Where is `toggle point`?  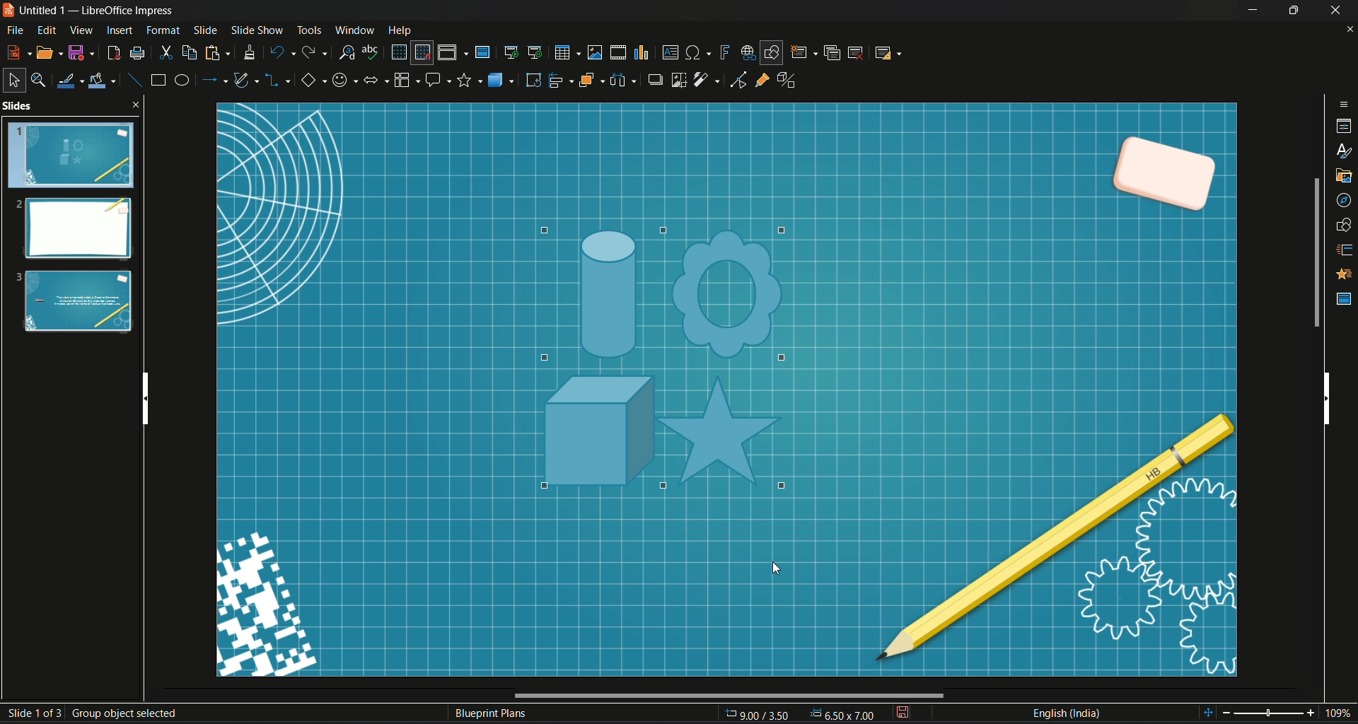 toggle point is located at coordinates (736, 81).